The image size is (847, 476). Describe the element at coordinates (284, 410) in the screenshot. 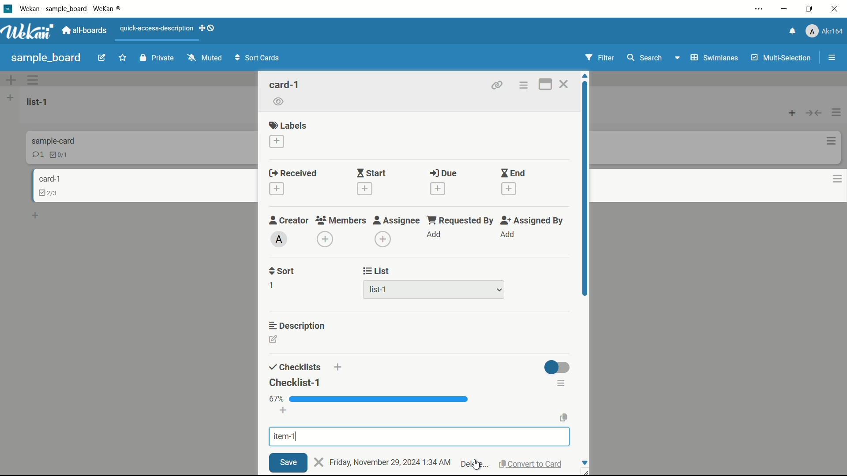

I see `add item` at that location.